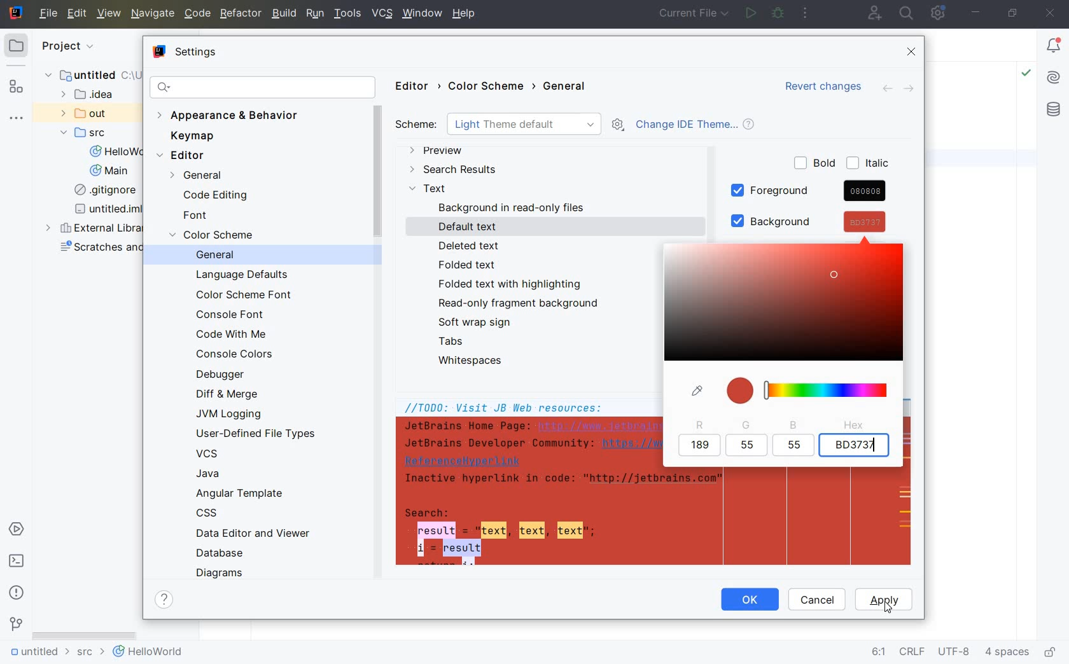 This screenshot has height=664, width=1069. I want to click on idea, so click(96, 95).